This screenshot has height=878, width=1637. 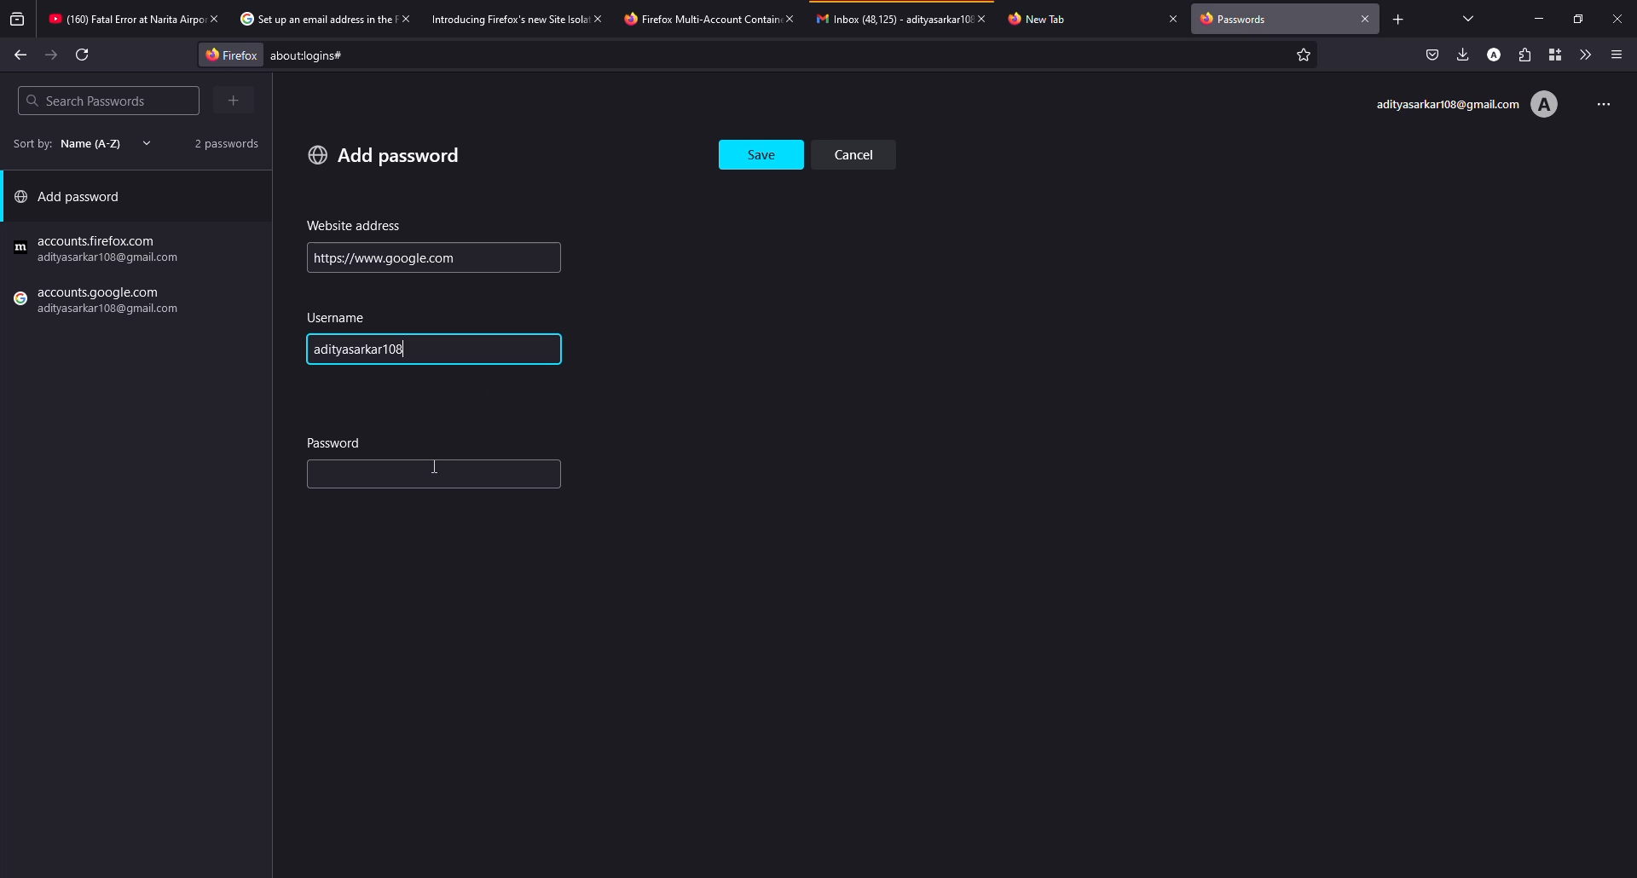 I want to click on sort by name, so click(x=77, y=143).